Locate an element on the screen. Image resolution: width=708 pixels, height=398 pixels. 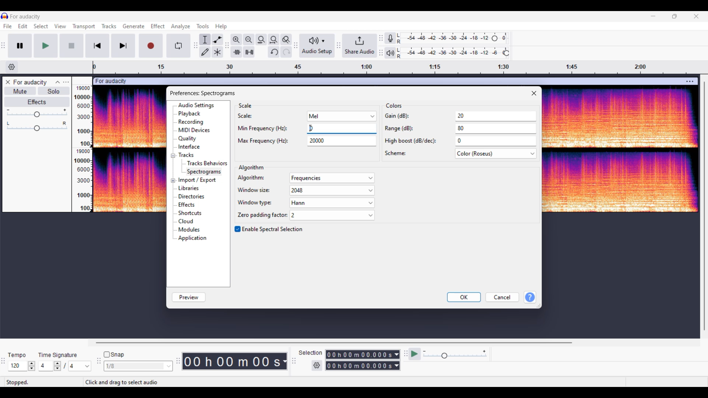
scheme is located at coordinates (460, 154).